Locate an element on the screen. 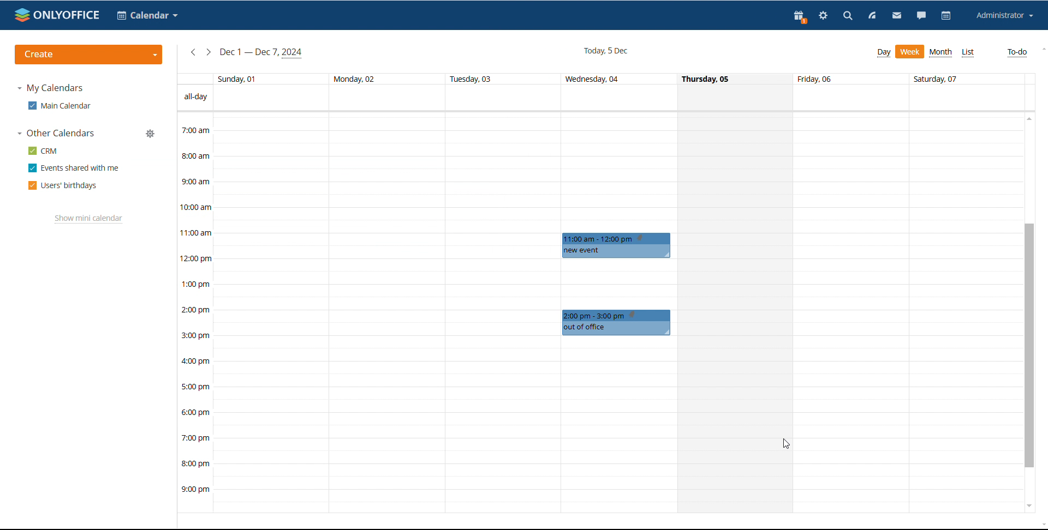 This screenshot has width=1048, height=530. next week is located at coordinates (209, 53).